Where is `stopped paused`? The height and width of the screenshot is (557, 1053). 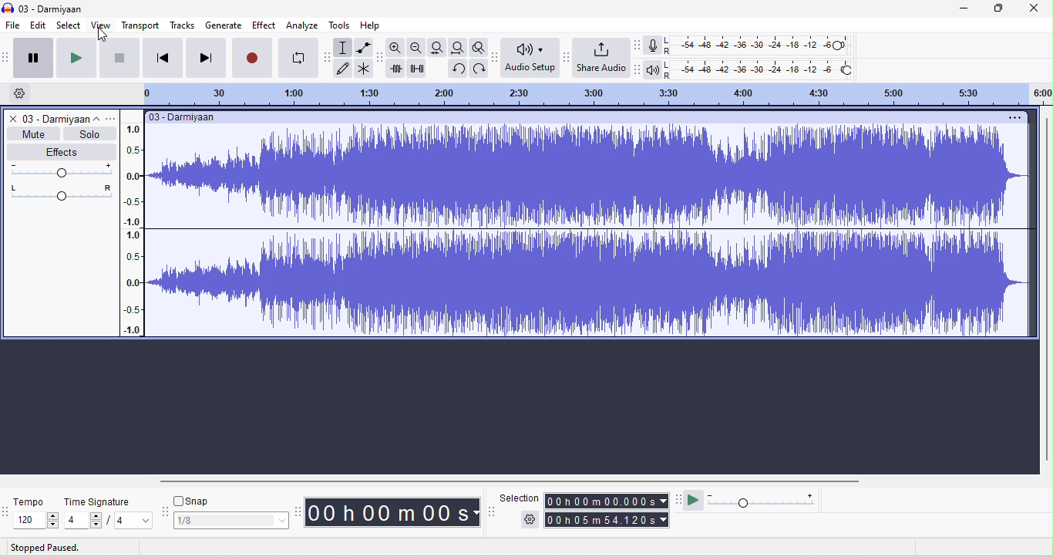 stopped paused is located at coordinates (41, 549).